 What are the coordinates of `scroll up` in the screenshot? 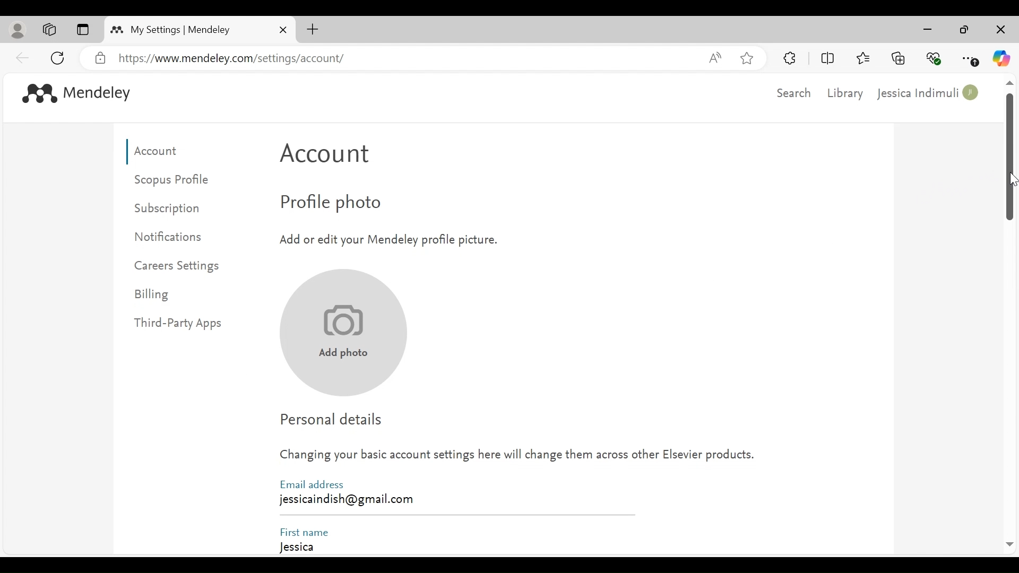 It's located at (1009, 84).